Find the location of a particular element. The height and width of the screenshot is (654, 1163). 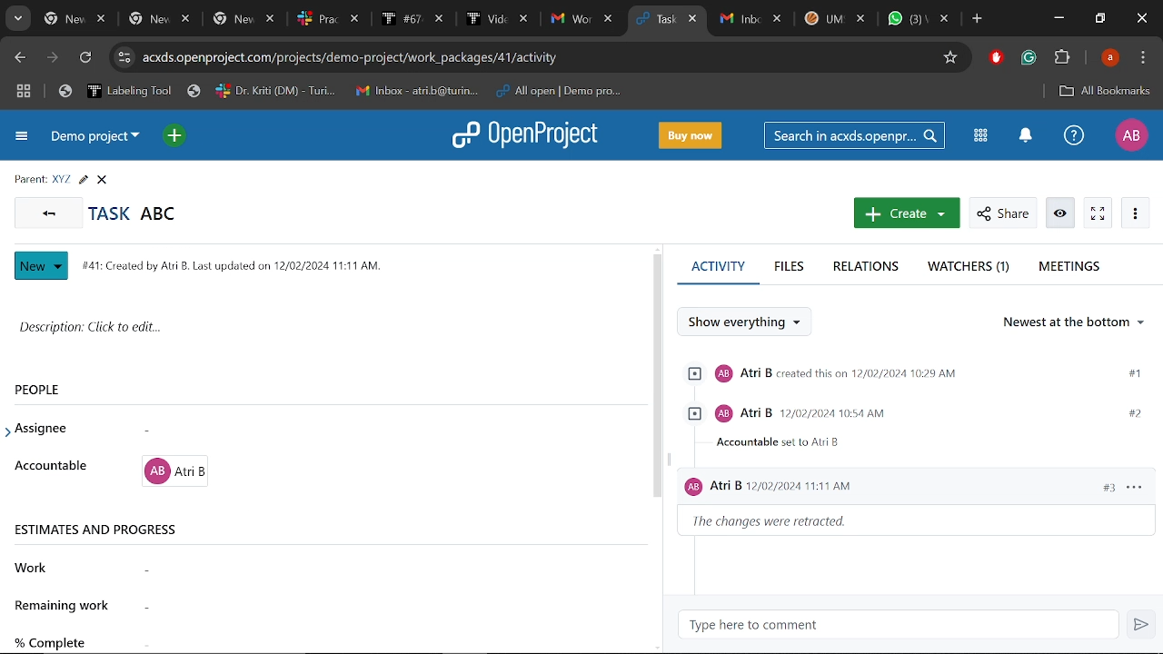

Grammarly is located at coordinates (1029, 59).